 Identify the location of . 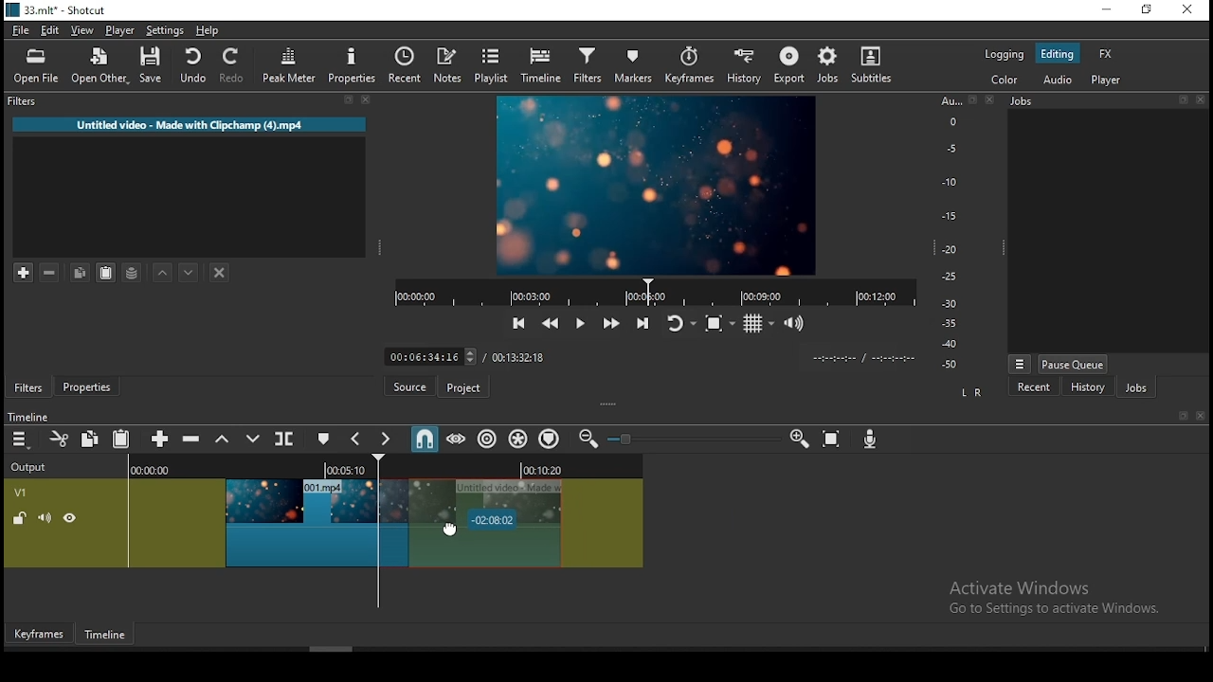
(971, 100).